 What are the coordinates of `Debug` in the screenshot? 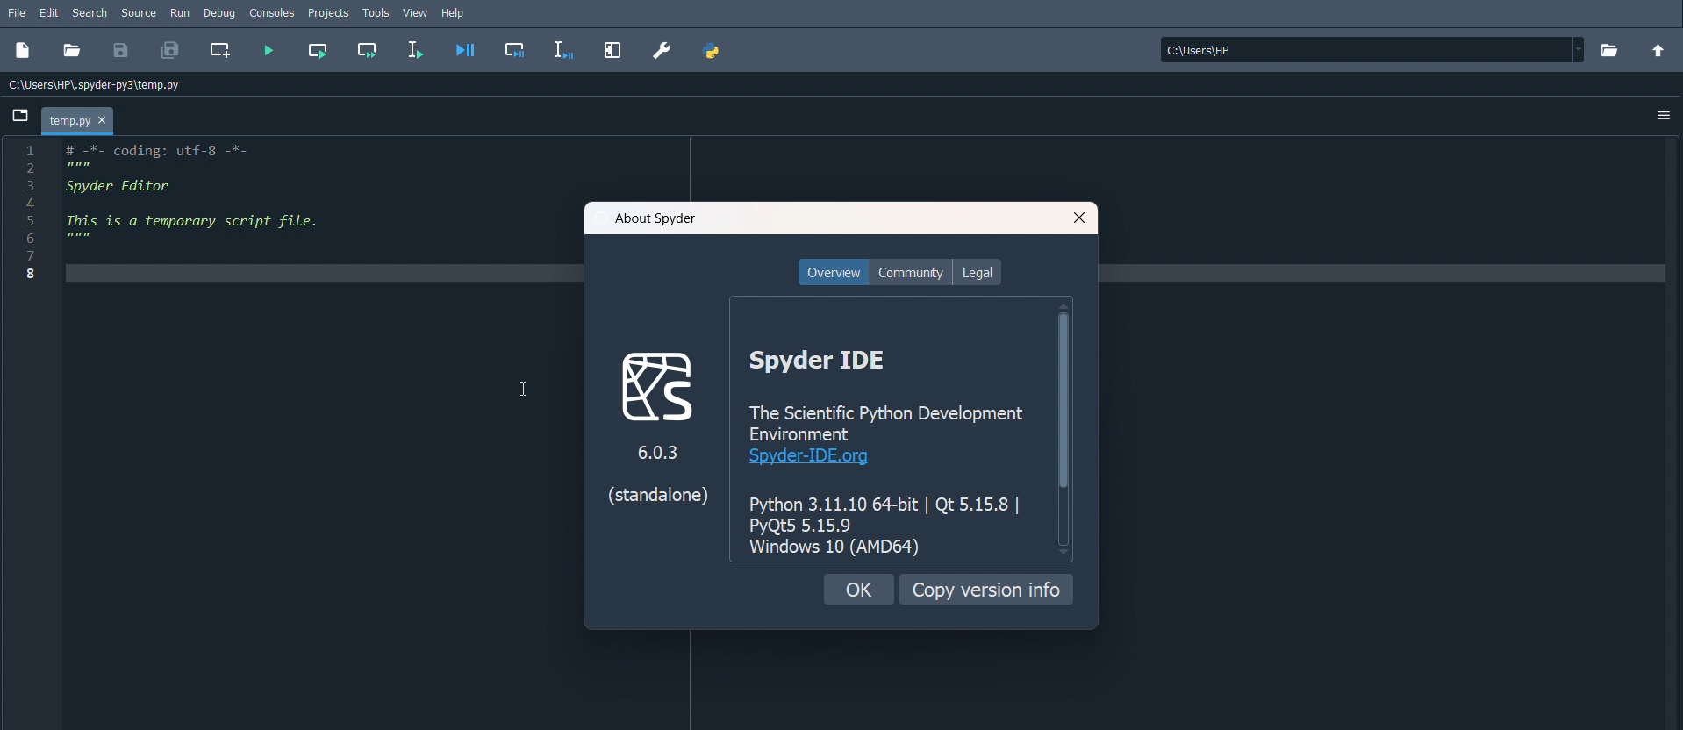 It's located at (218, 12).